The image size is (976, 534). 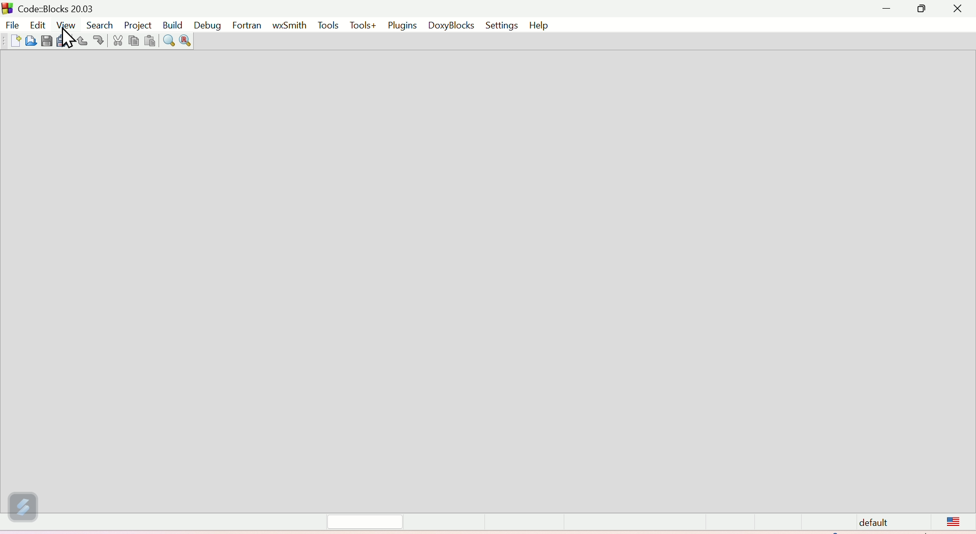 I want to click on , so click(x=45, y=42).